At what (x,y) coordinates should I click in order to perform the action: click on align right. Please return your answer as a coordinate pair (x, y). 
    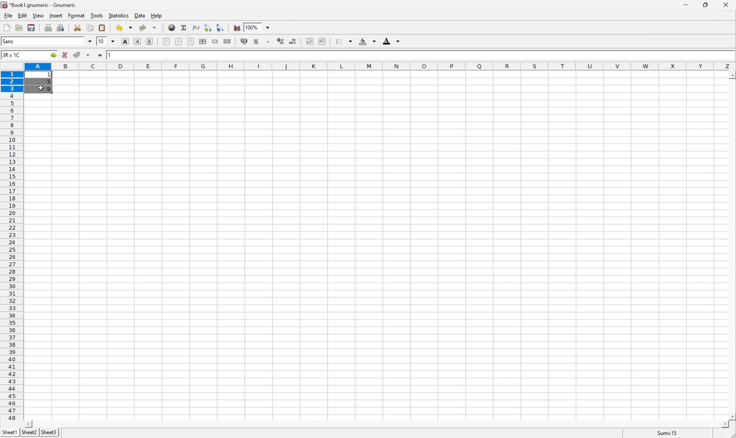
    Looking at the image, I should click on (192, 41).